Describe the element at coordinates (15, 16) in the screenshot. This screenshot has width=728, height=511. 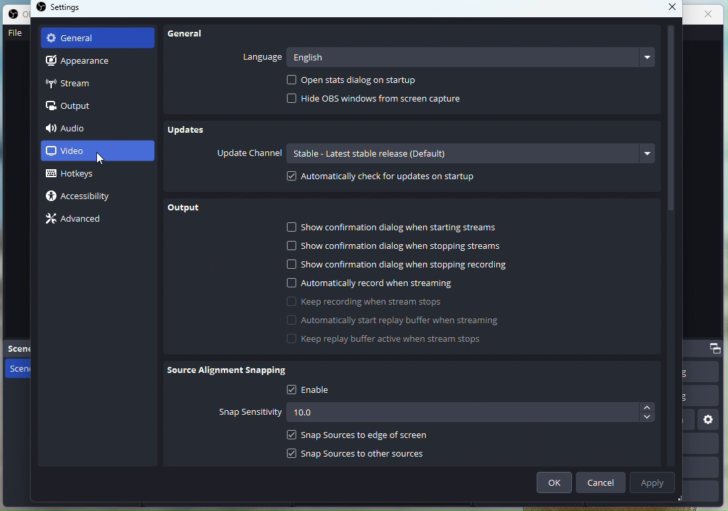
I see `OBS studio logo` at that location.